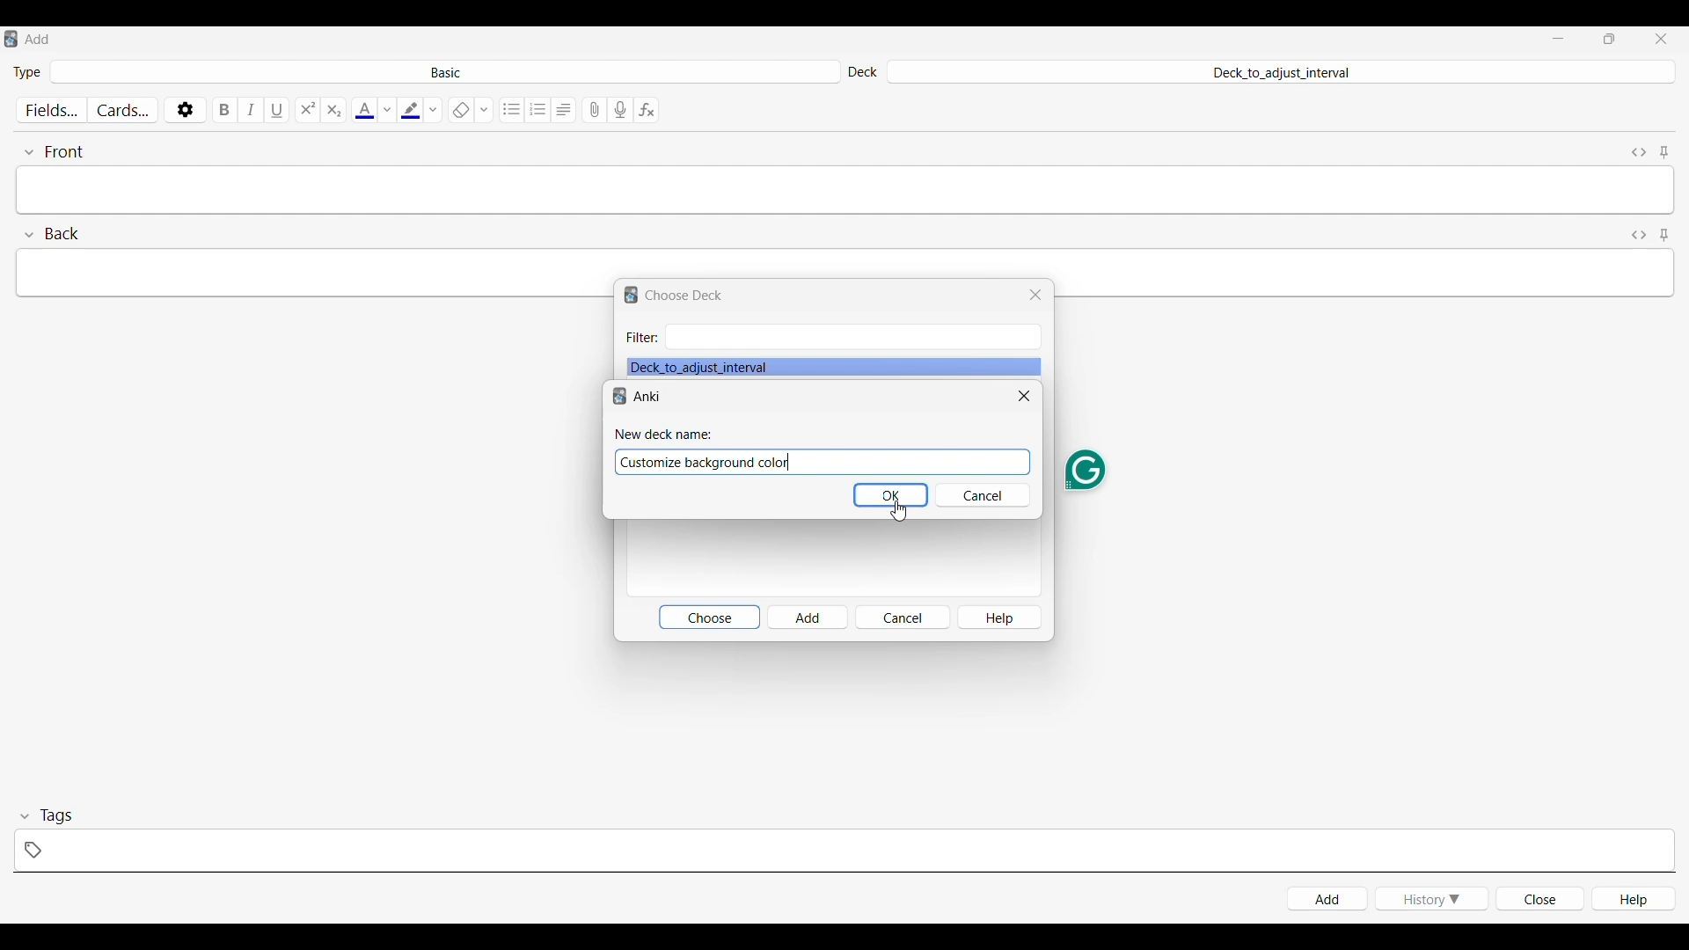 The width and height of the screenshot is (1689, 950). What do you see at coordinates (684, 296) in the screenshot?
I see `Window name` at bounding box center [684, 296].